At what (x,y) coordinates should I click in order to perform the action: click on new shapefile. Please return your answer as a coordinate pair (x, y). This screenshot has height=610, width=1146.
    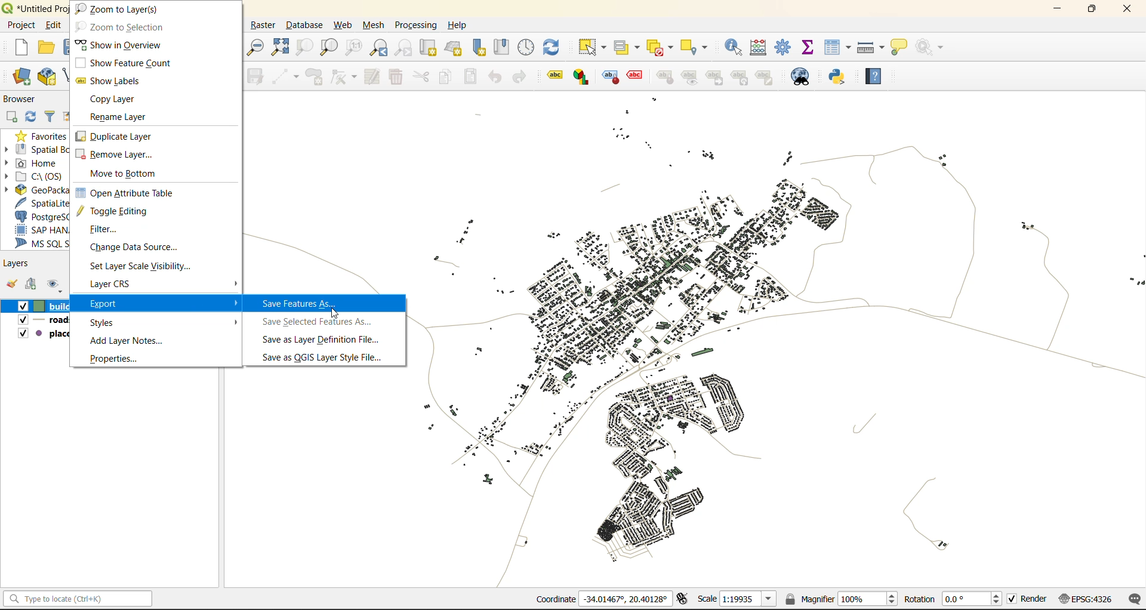
    Looking at the image, I should click on (65, 76).